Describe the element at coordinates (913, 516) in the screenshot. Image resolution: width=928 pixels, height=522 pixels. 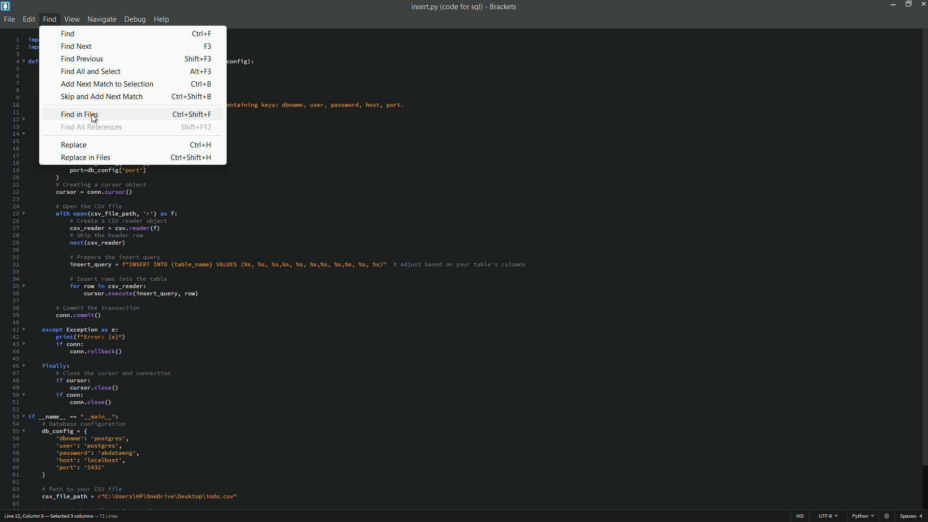
I see `space` at that location.